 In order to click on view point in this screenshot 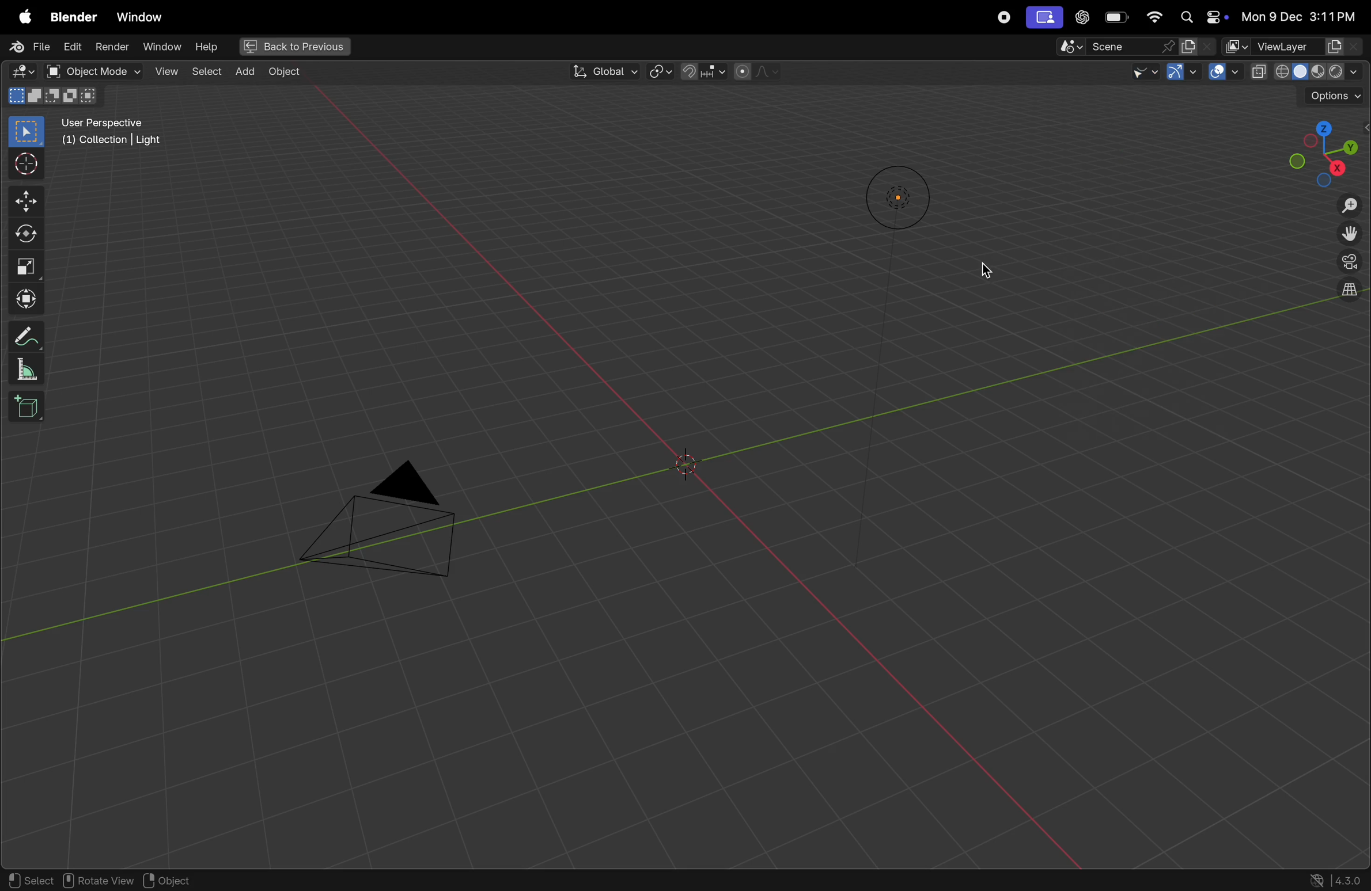, I will do `click(1320, 148)`.